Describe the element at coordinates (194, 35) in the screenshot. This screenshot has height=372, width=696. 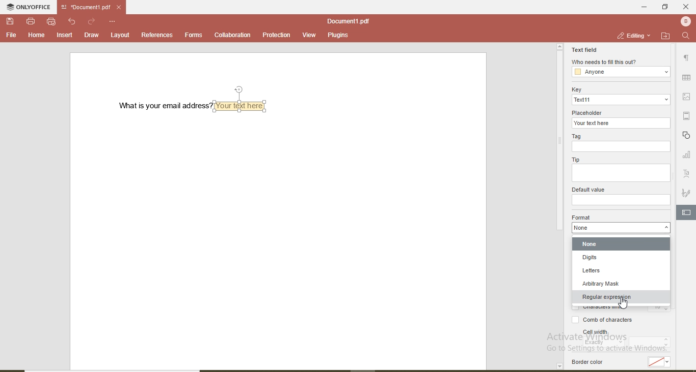
I see `forms` at that location.